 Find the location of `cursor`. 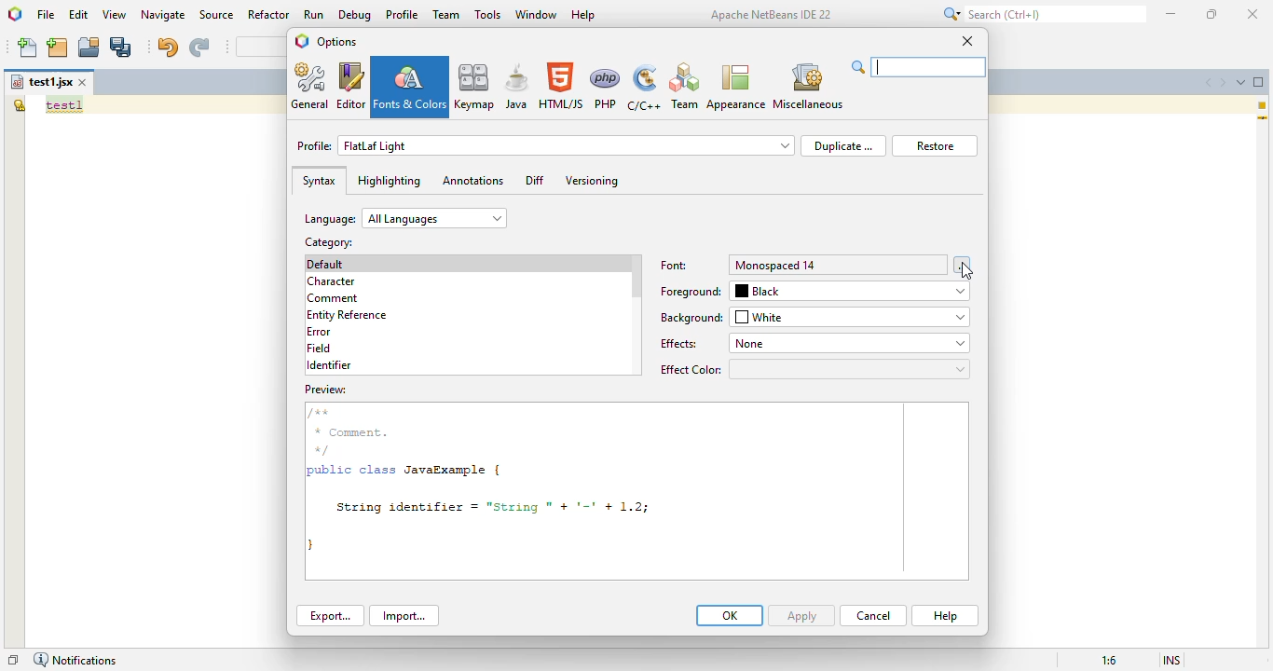

cursor is located at coordinates (966, 272).